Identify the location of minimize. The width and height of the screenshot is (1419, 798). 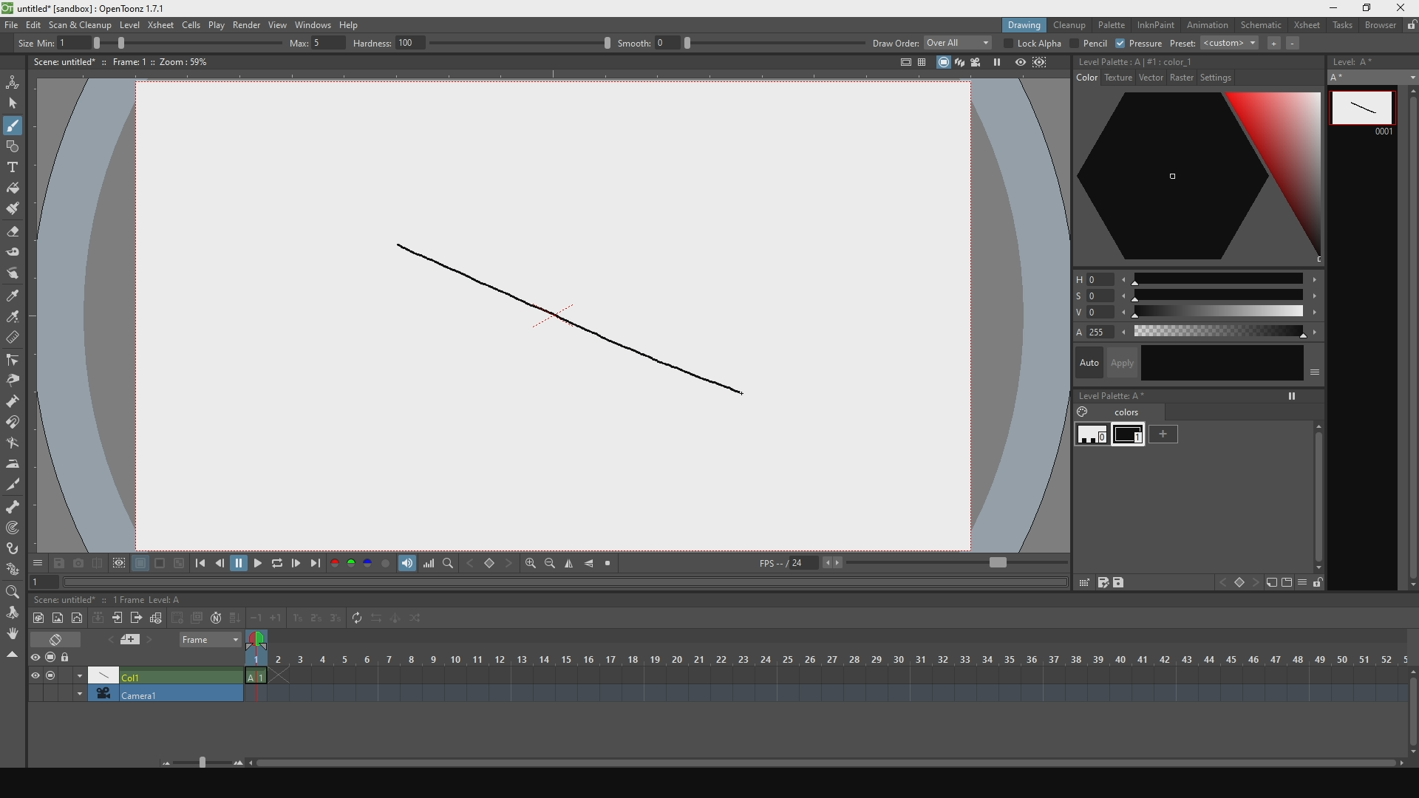
(1331, 7).